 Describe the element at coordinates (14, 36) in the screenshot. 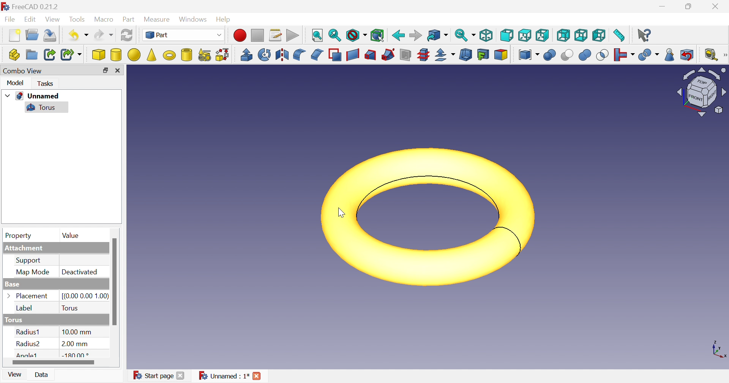

I see `New` at that location.